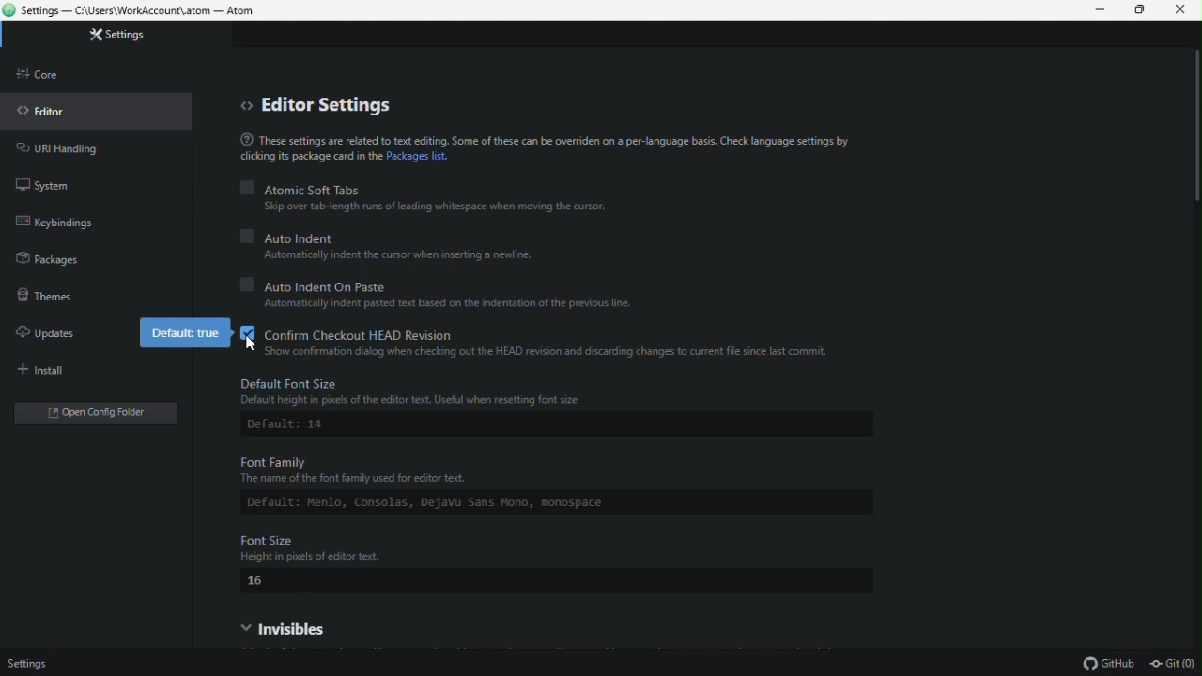 This screenshot has height=676, width=1202. What do you see at coordinates (534, 331) in the screenshot?
I see `Confirm checkout head Revision` at bounding box center [534, 331].